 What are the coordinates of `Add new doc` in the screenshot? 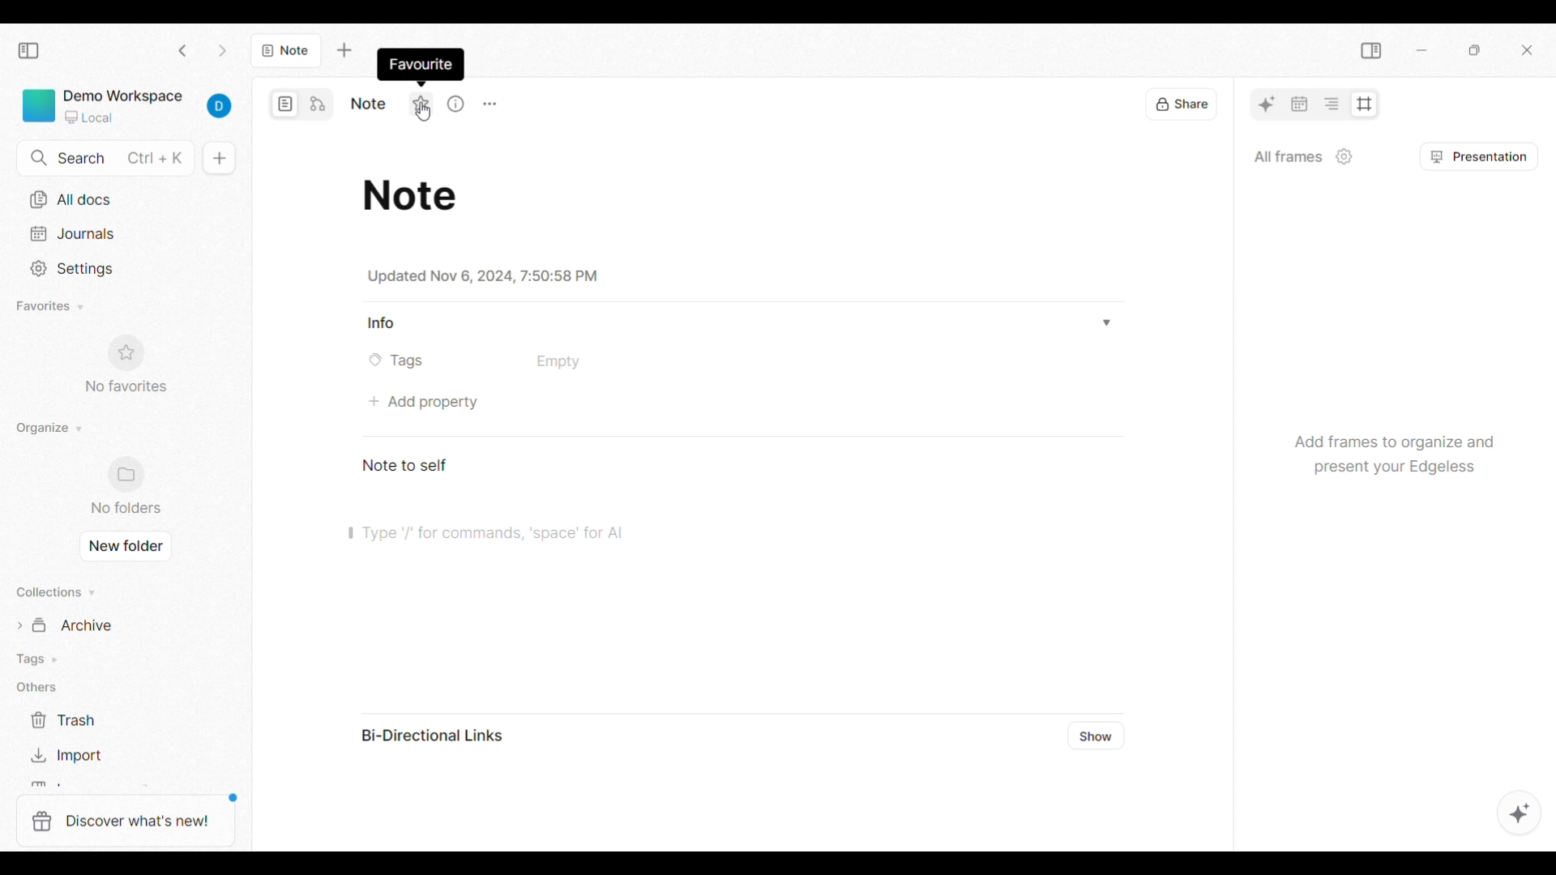 It's located at (219, 158).